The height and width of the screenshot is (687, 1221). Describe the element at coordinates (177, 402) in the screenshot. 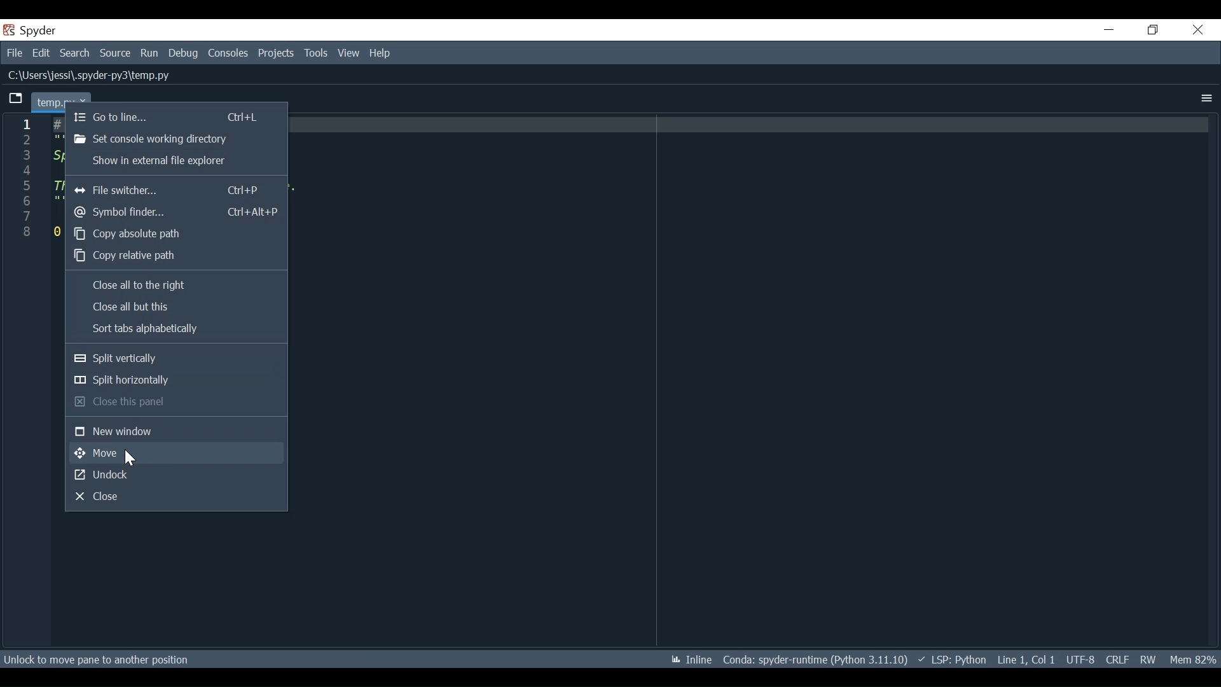

I see `Close this panel` at that location.